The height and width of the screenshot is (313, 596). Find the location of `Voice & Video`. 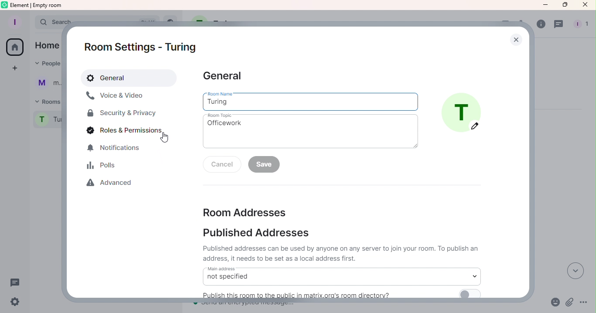

Voice & Video is located at coordinates (125, 95).